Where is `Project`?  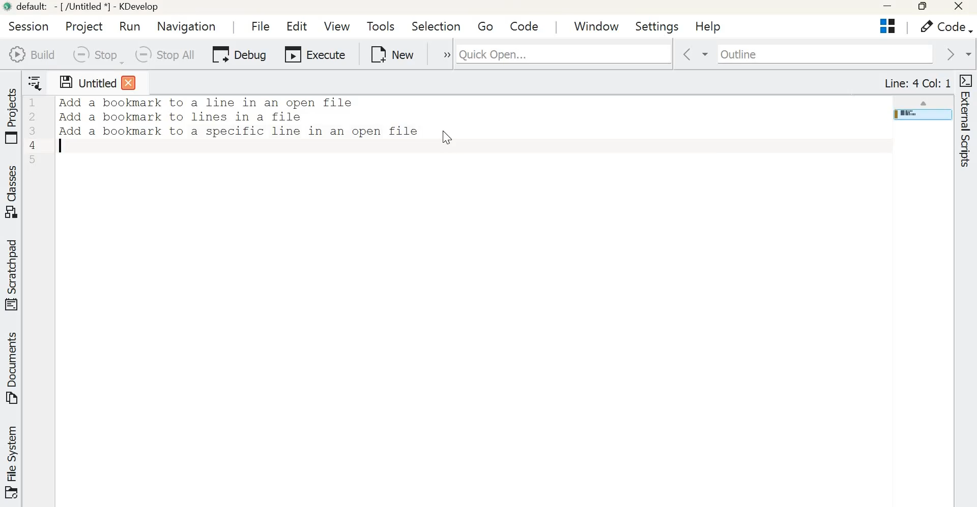 Project is located at coordinates (83, 26).